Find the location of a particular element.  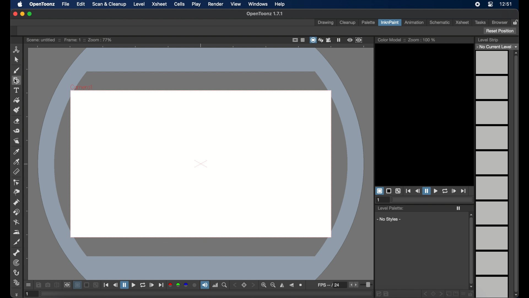

scene: untitled is located at coordinates (43, 40).